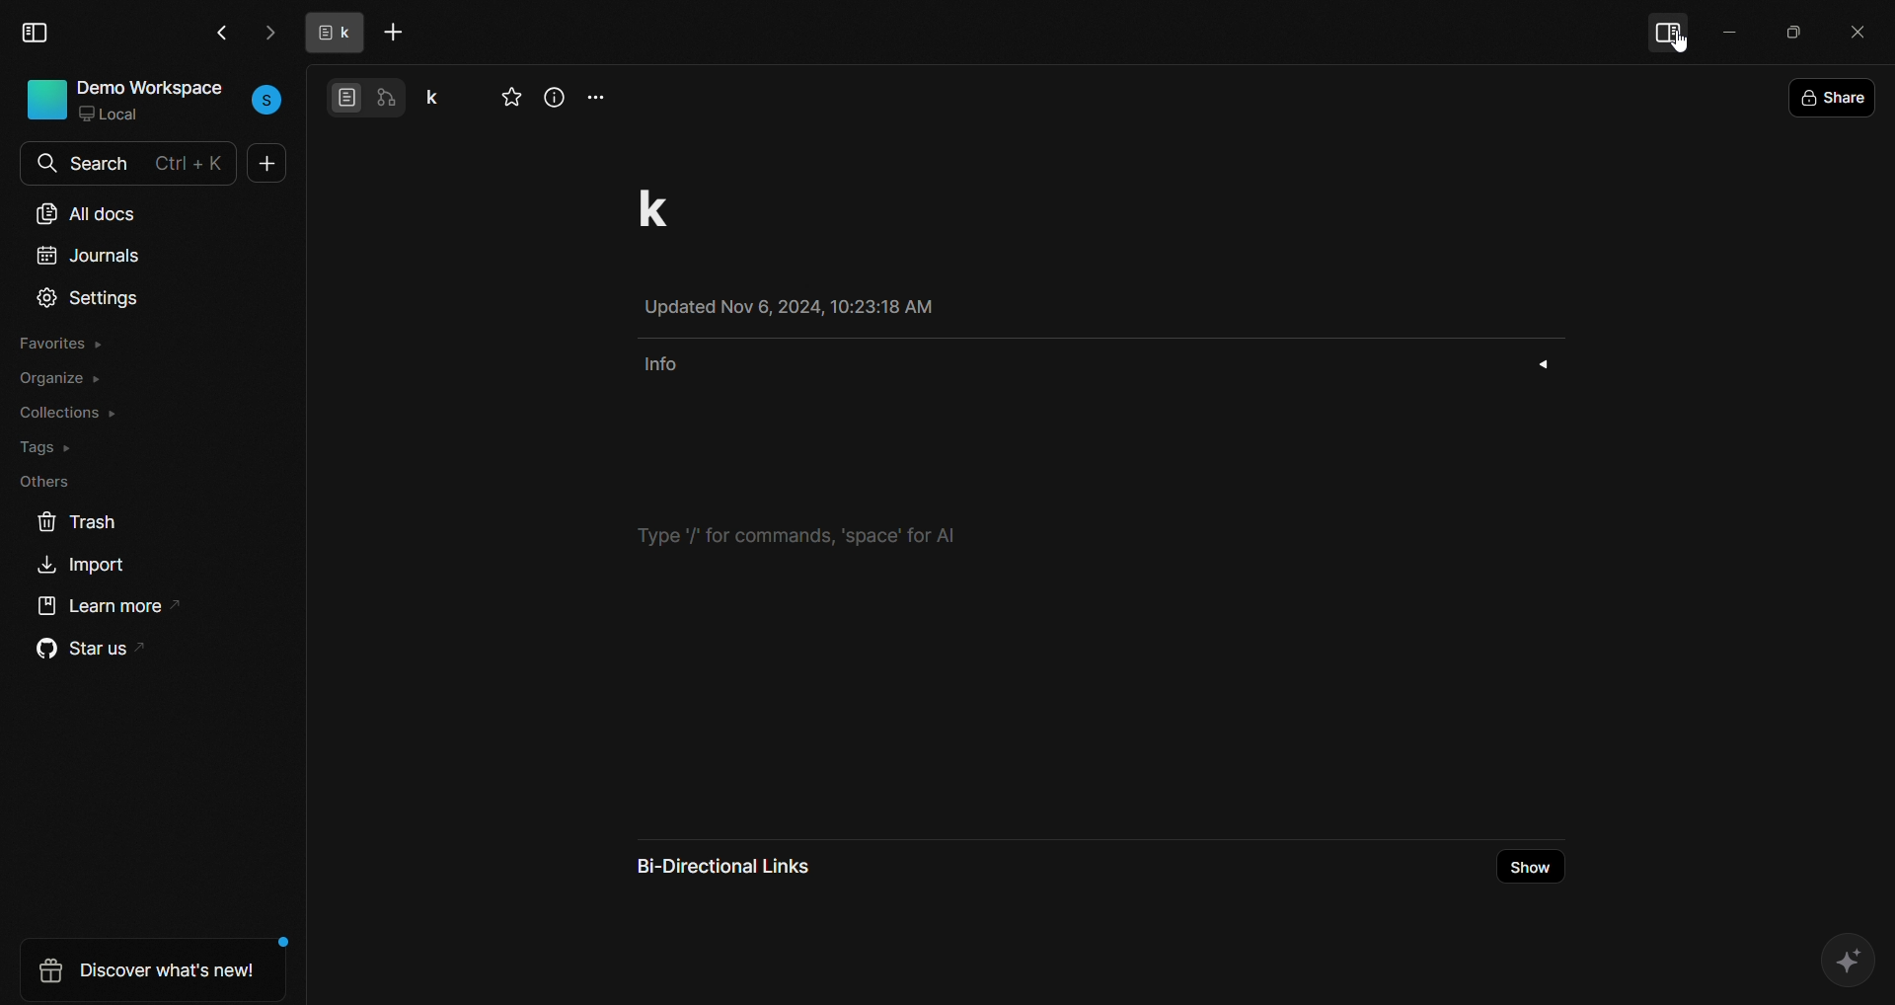 This screenshot has width=1895, height=1005. What do you see at coordinates (83, 652) in the screenshot?
I see `star us` at bounding box center [83, 652].